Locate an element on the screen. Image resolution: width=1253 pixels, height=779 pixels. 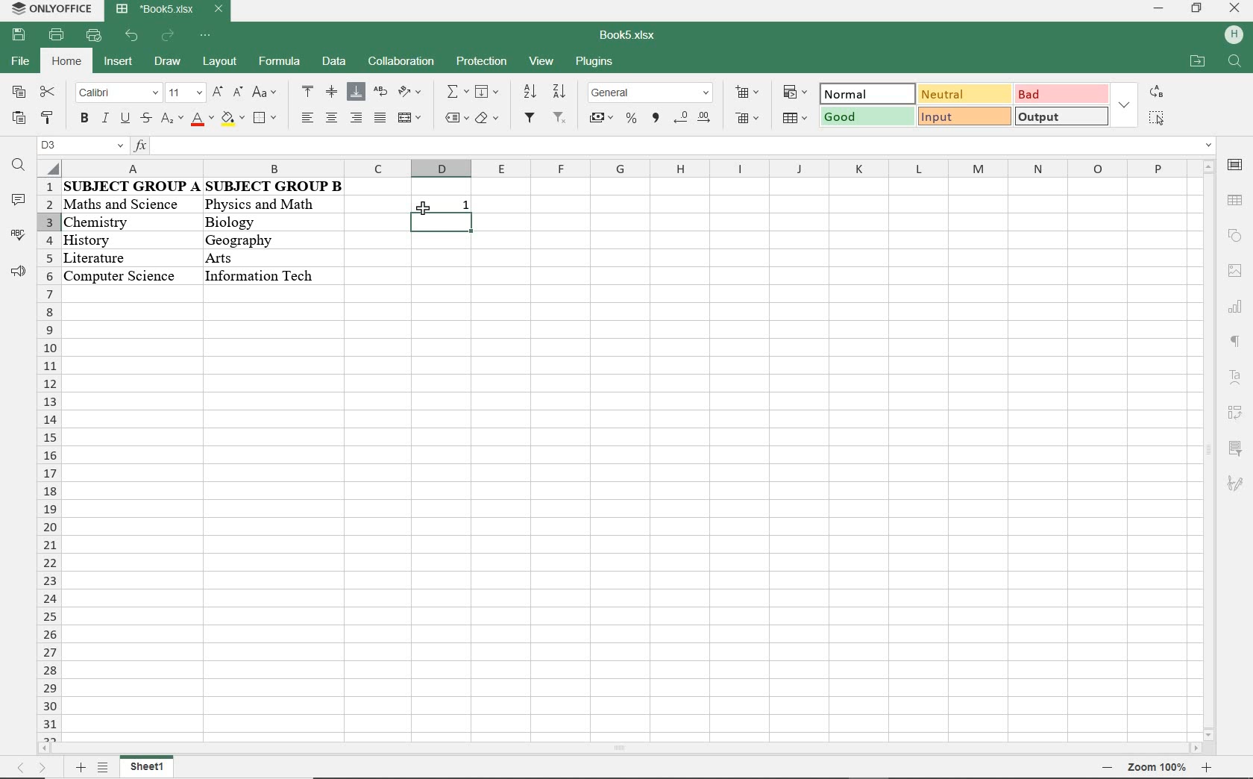
rows is located at coordinates (47, 461).